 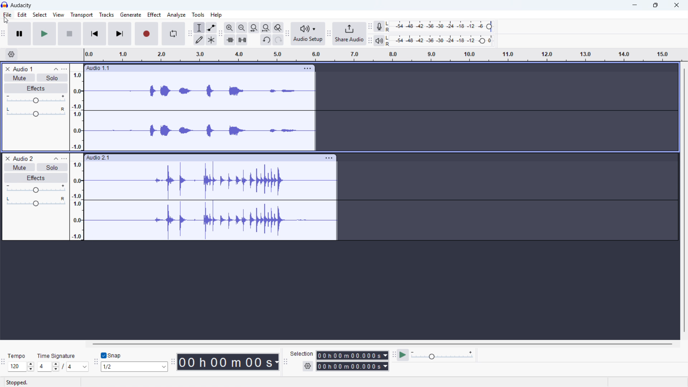 I want to click on Generate , so click(x=131, y=15).